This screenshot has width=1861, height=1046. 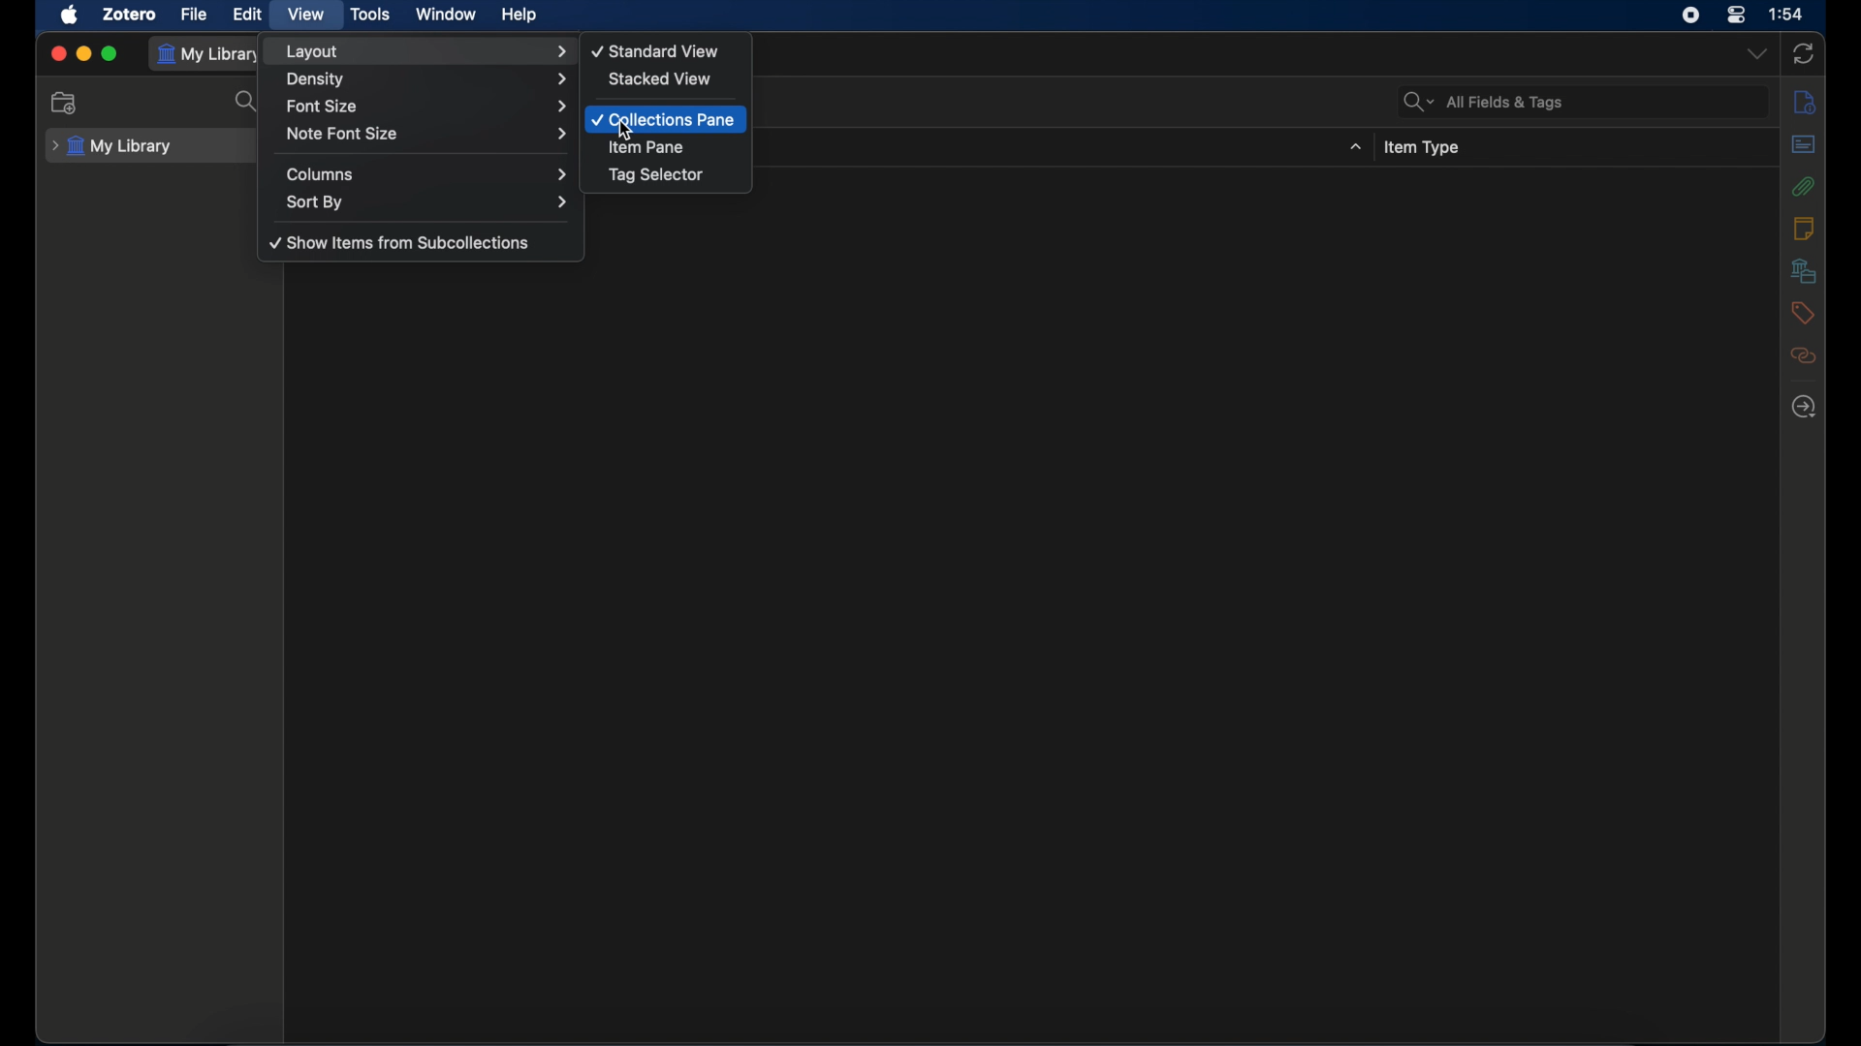 I want to click on show items from  subcollections, so click(x=401, y=242).